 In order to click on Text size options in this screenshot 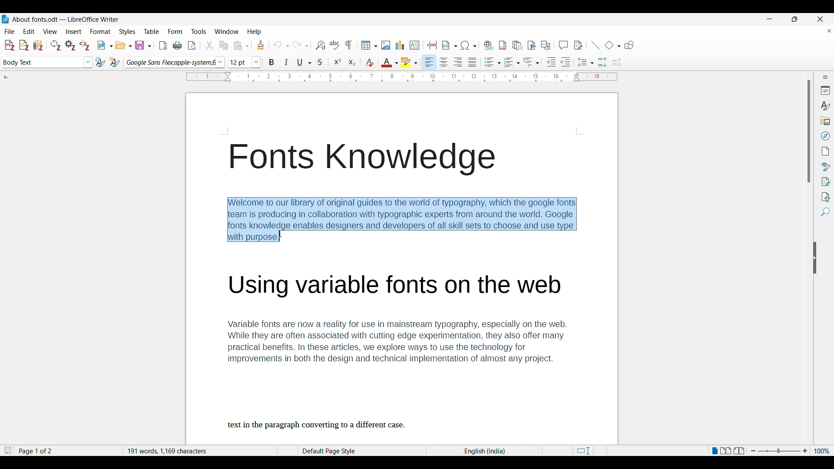, I will do `click(245, 62)`.